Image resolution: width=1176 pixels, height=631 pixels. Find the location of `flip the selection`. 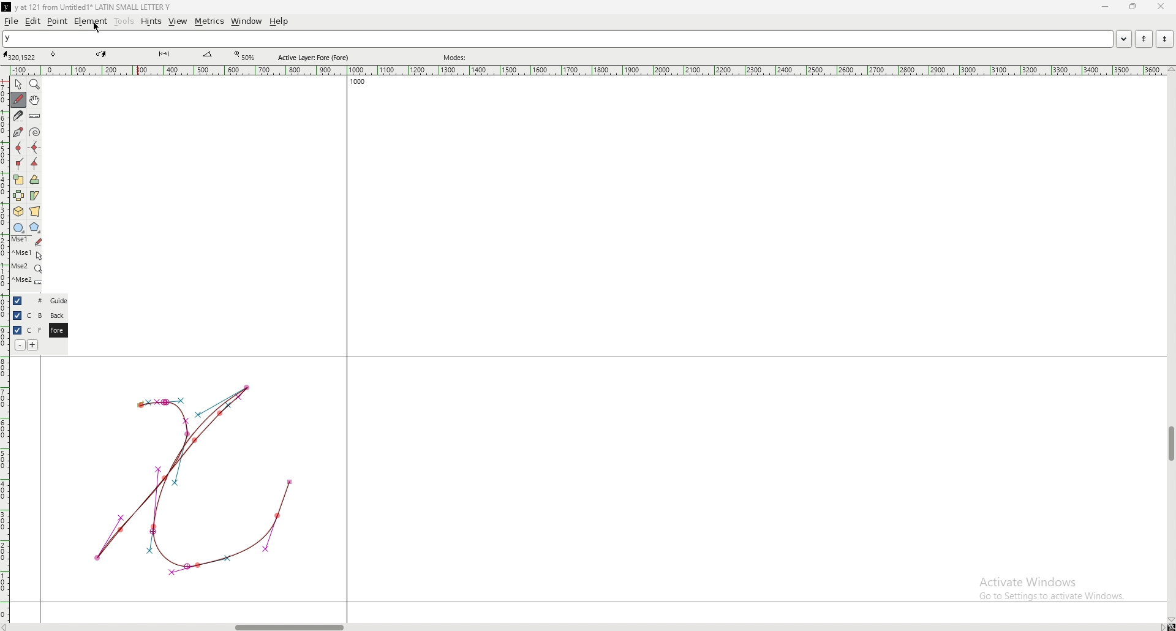

flip the selection is located at coordinates (19, 195).